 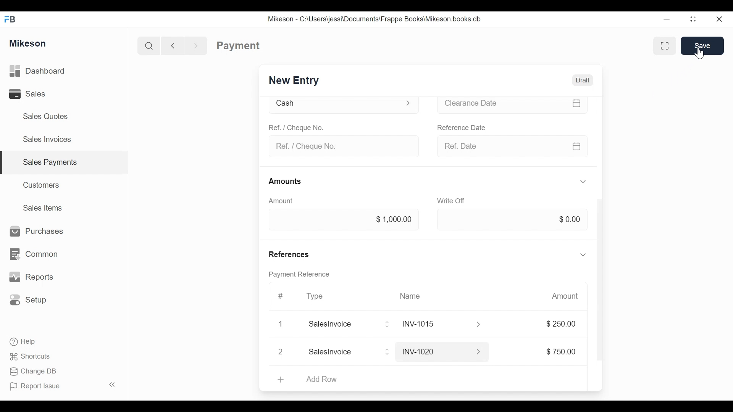 I want to click on Common, so click(x=38, y=250).